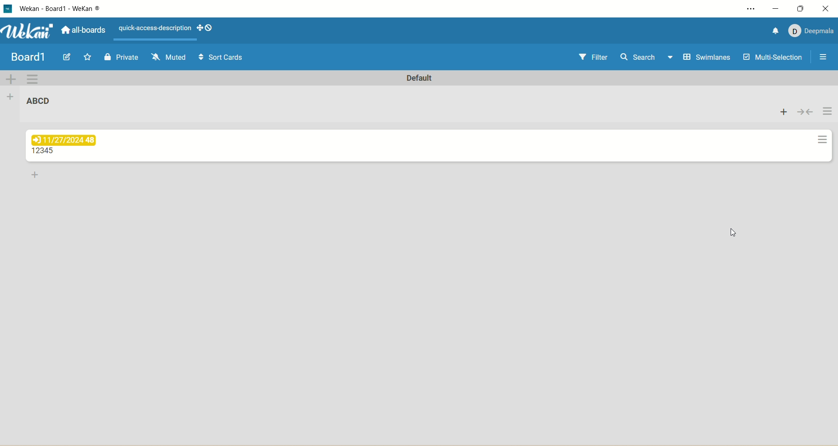 The image size is (838, 446). What do you see at coordinates (812, 32) in the screenshot?
I see `account` at bounding box center [812, 32].